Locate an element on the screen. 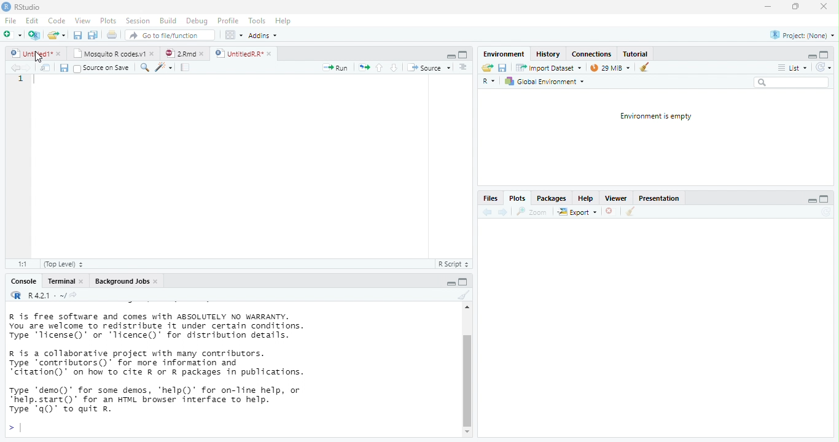  Plots is located at coordinates (516, 200).